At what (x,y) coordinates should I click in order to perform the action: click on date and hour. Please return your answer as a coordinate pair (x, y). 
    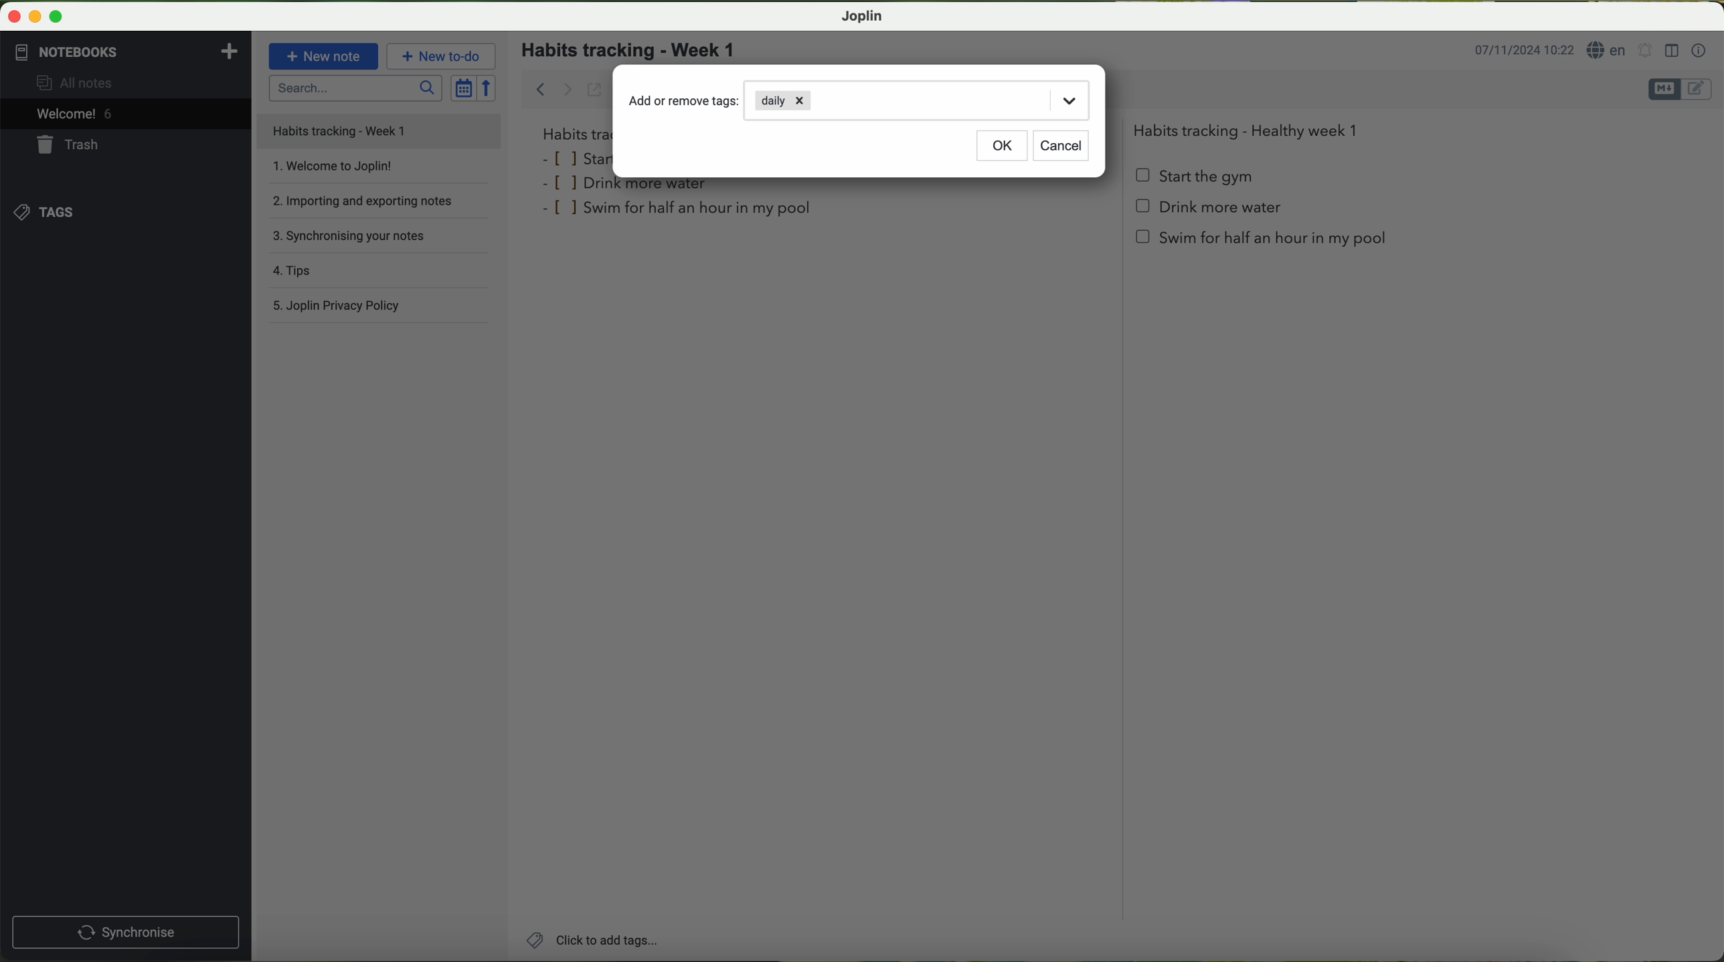
    Looking at the image, I should click on (1524, 49).